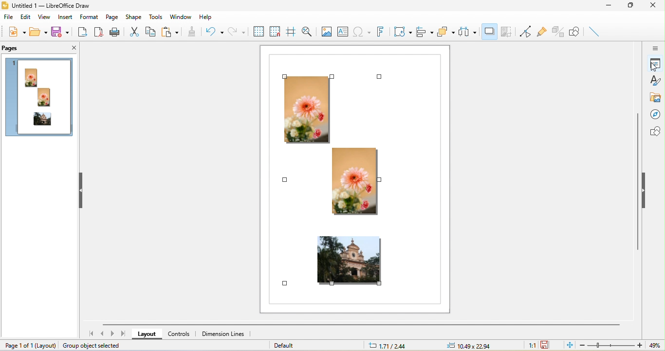 This screenshot has height=351, width=665. What do you see at coordinates (390, 346) in the screenshot?
I see `1.71/2.44` at bounding box center [390, 346].